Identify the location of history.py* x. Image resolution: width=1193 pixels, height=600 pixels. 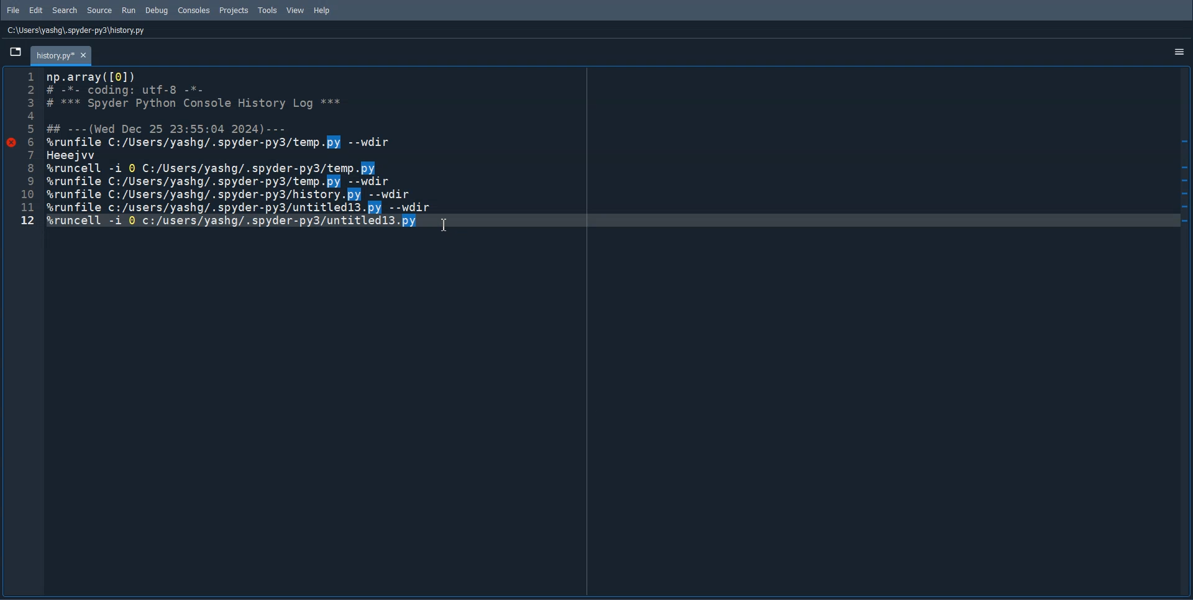
(61, 55).